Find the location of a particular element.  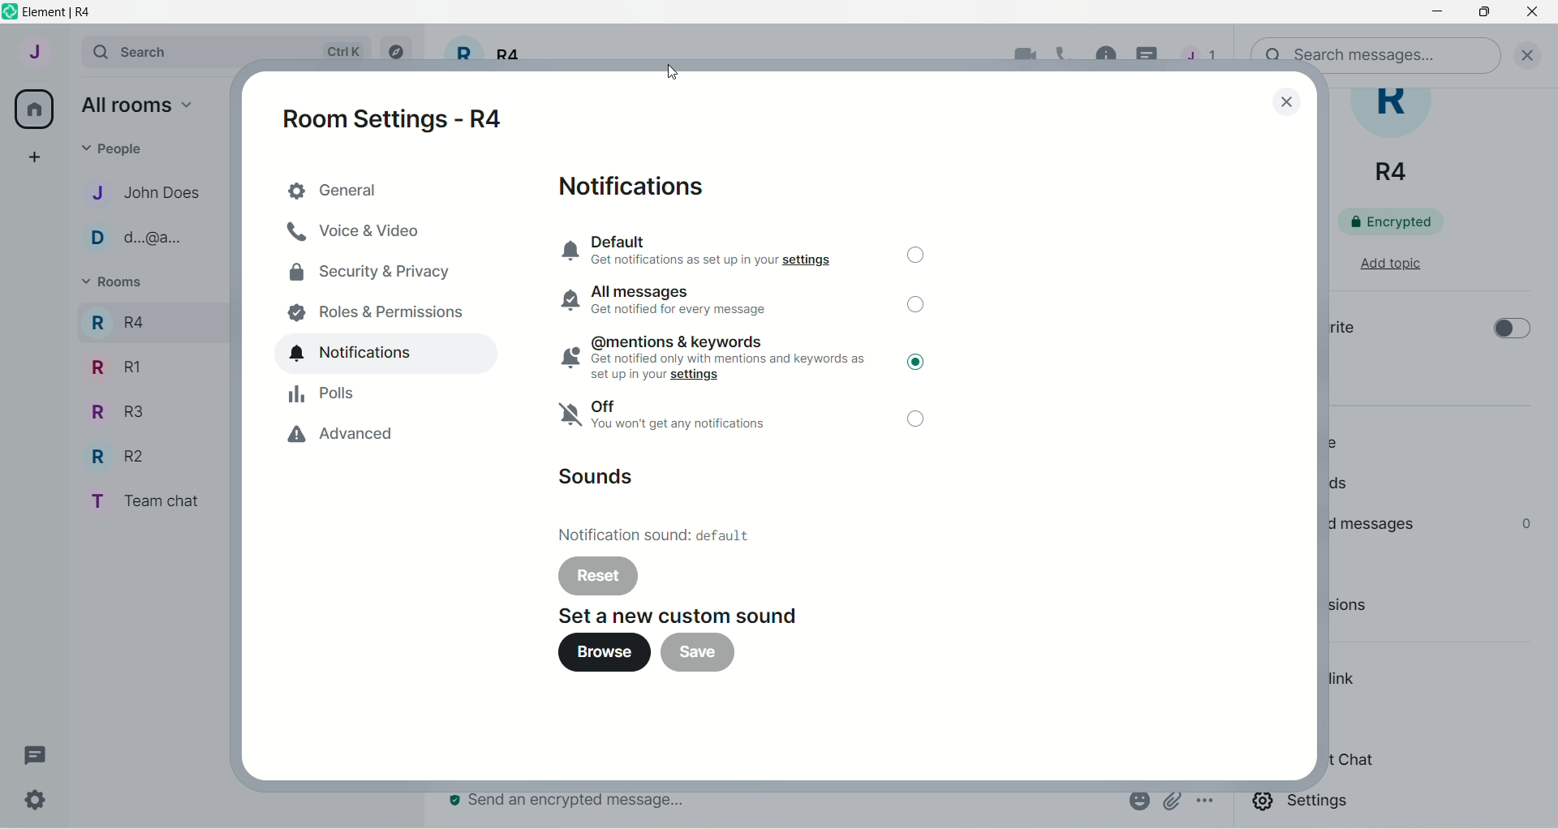

people is located at coordinates (1337, 442).